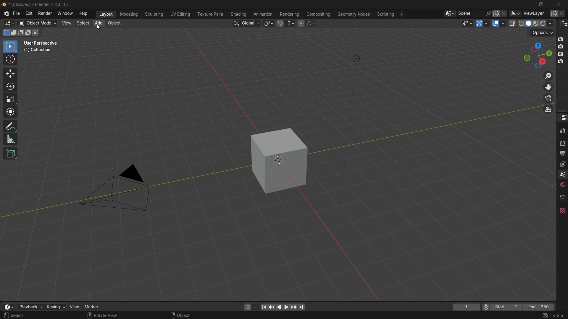 This screenshot has height=319, width=568. I want to click on cursor, so click(99, 27).